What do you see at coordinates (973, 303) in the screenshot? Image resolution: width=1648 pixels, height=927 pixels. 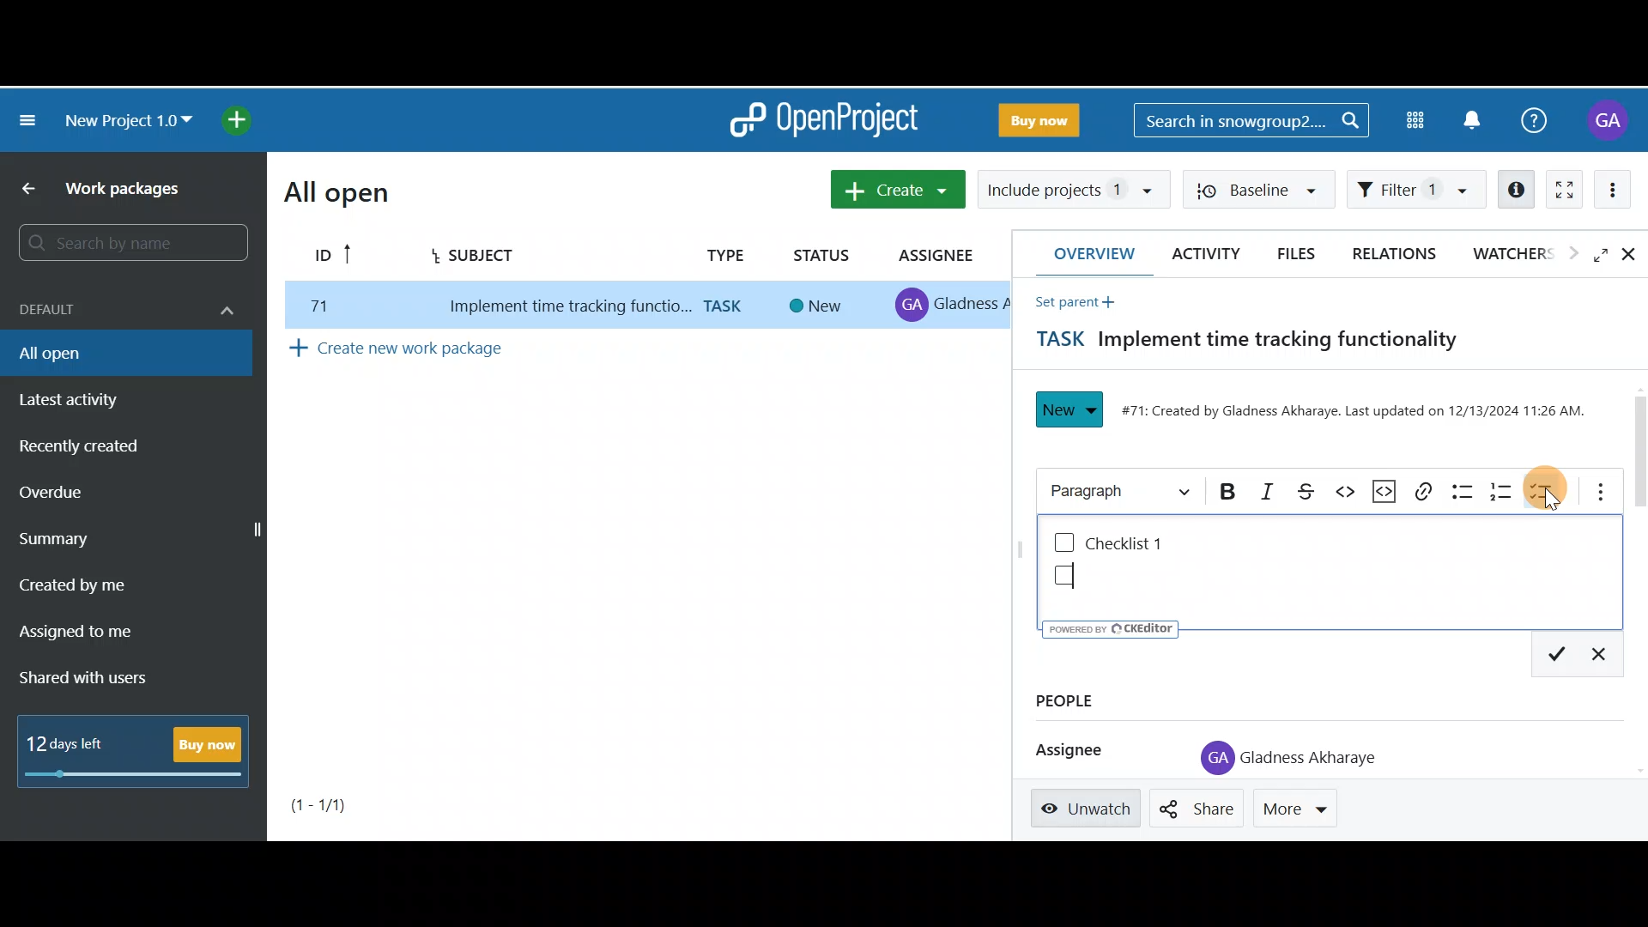 I see `gladness A` at bounding box center [973, 303].